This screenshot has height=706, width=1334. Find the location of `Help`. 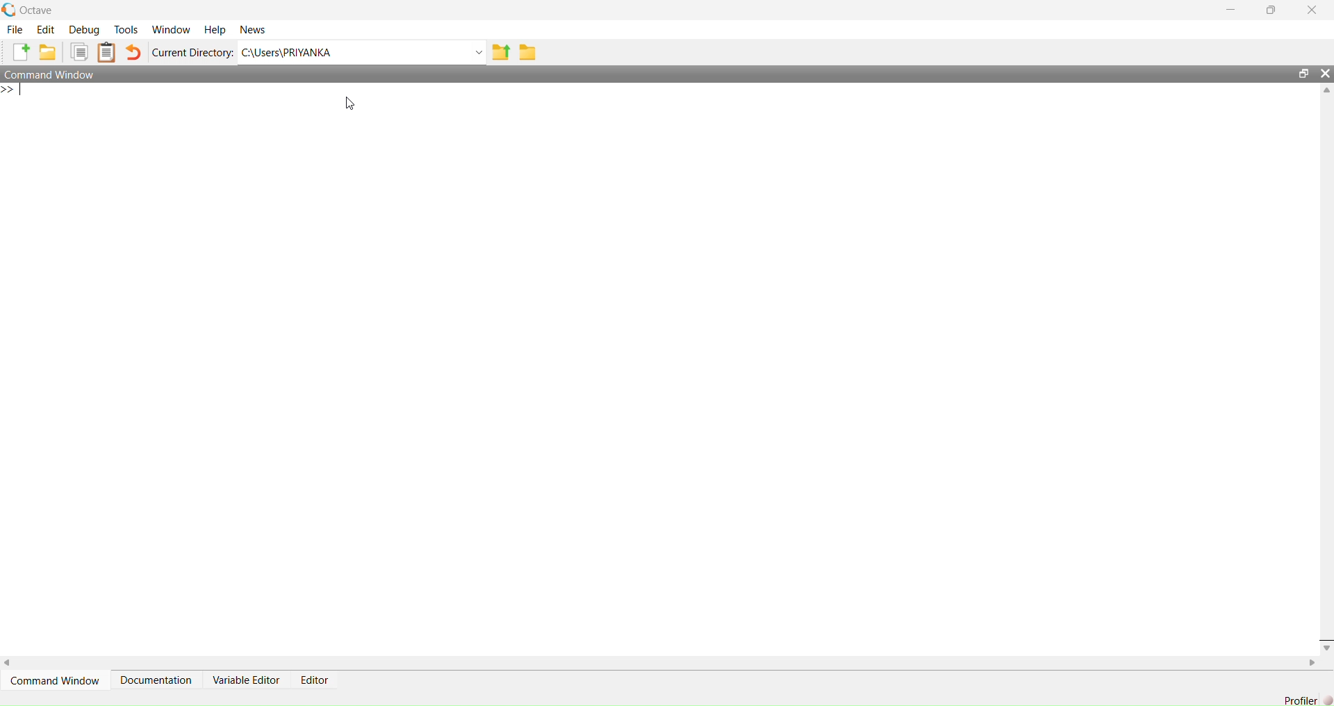

Help is located at coordinates (215, 31).